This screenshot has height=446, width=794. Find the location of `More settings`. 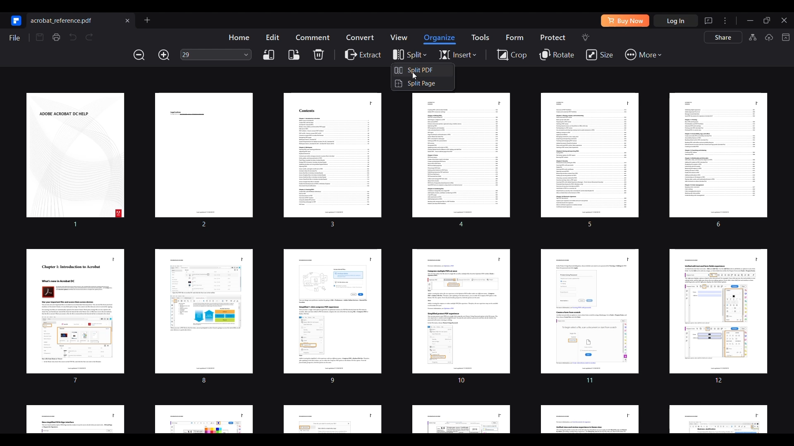

More settings is located at coordinates (725, 20).